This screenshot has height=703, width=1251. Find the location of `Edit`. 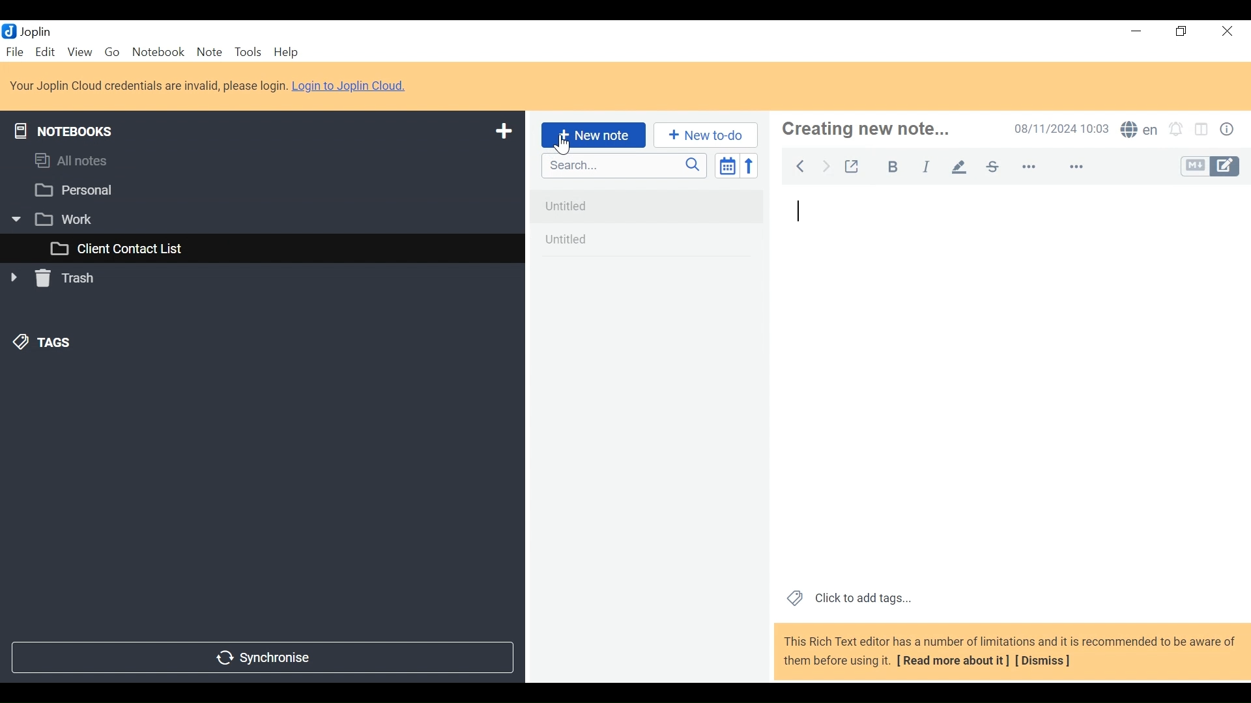

Edit is located at coordinates (46, 51).